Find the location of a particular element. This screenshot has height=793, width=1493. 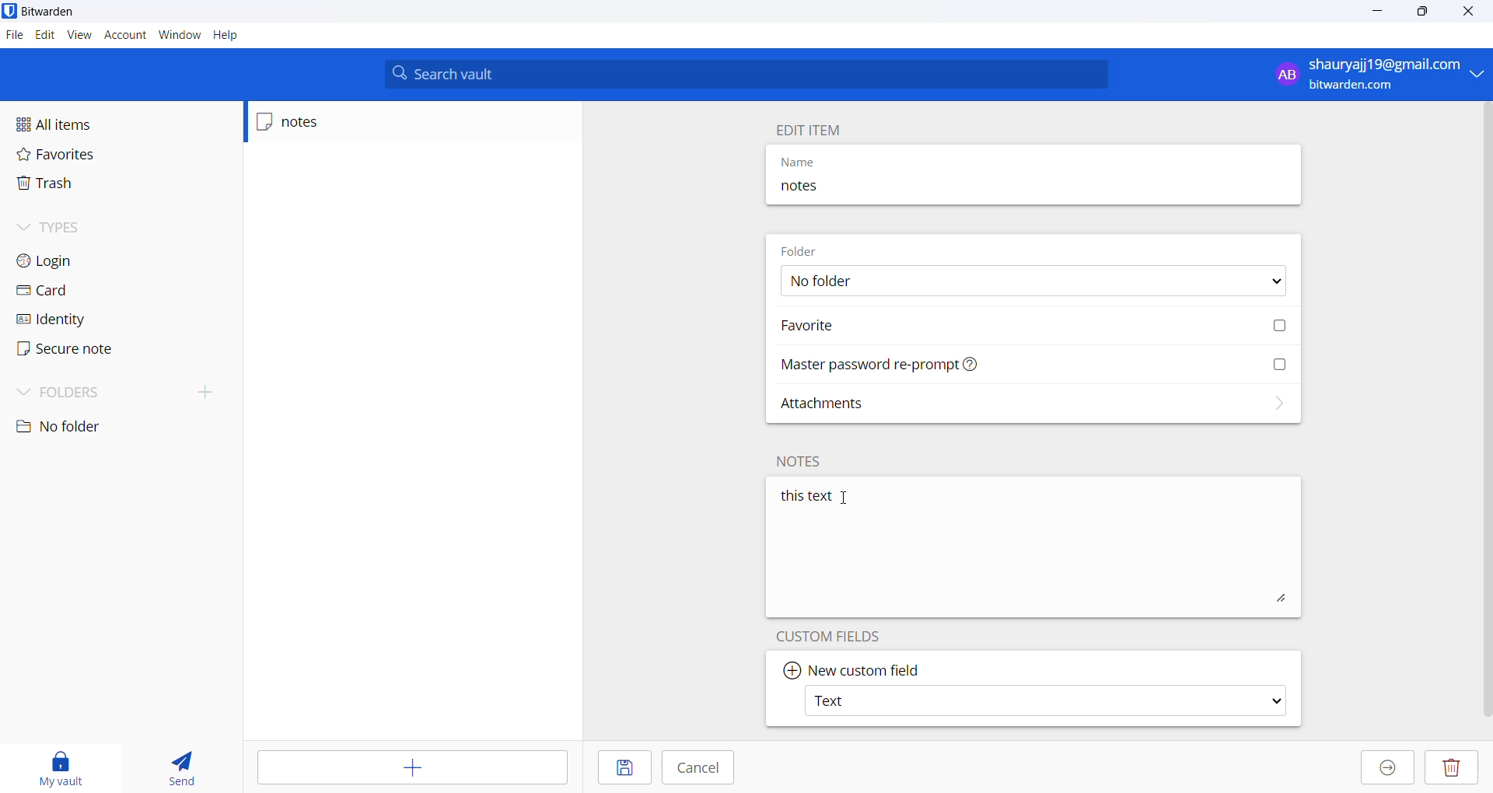

all items is located at coordinates (81, 124).